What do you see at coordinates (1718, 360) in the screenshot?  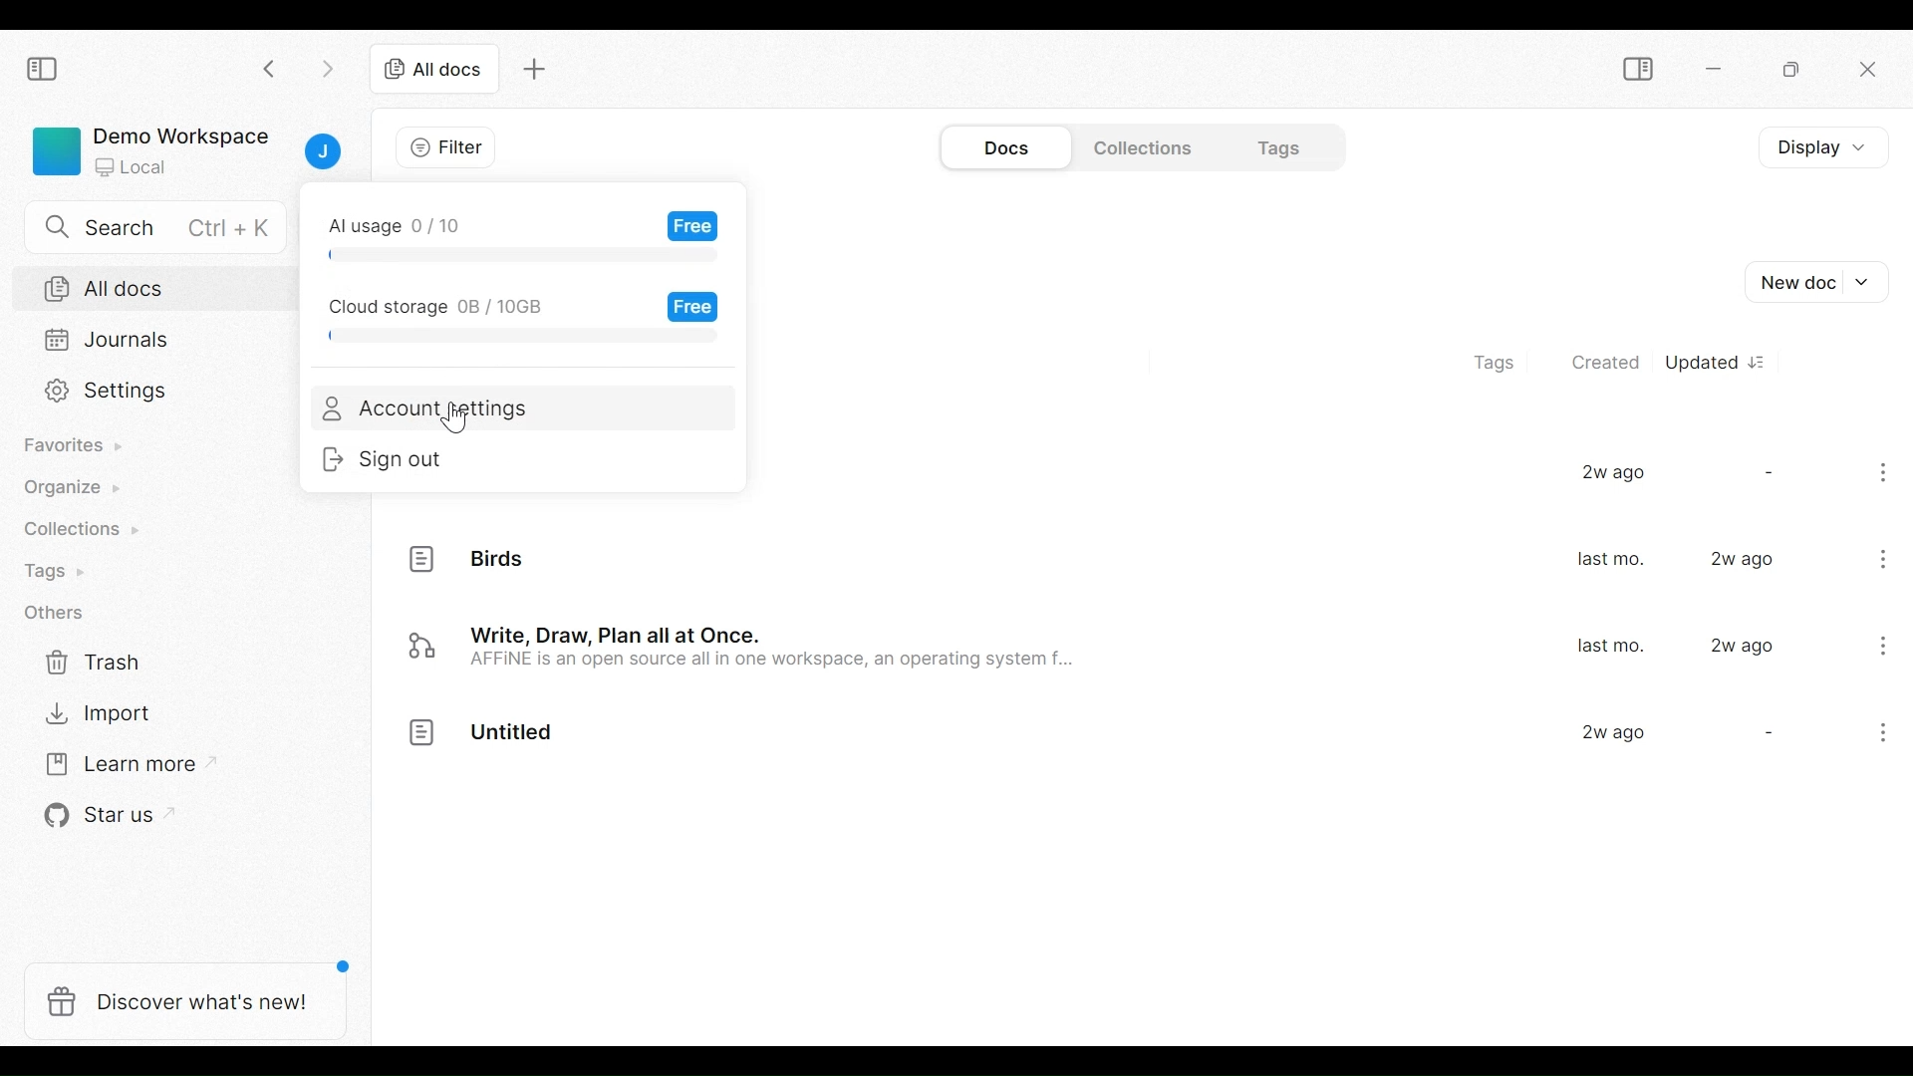 I see `Updated` at bounding box center [1718, 360].